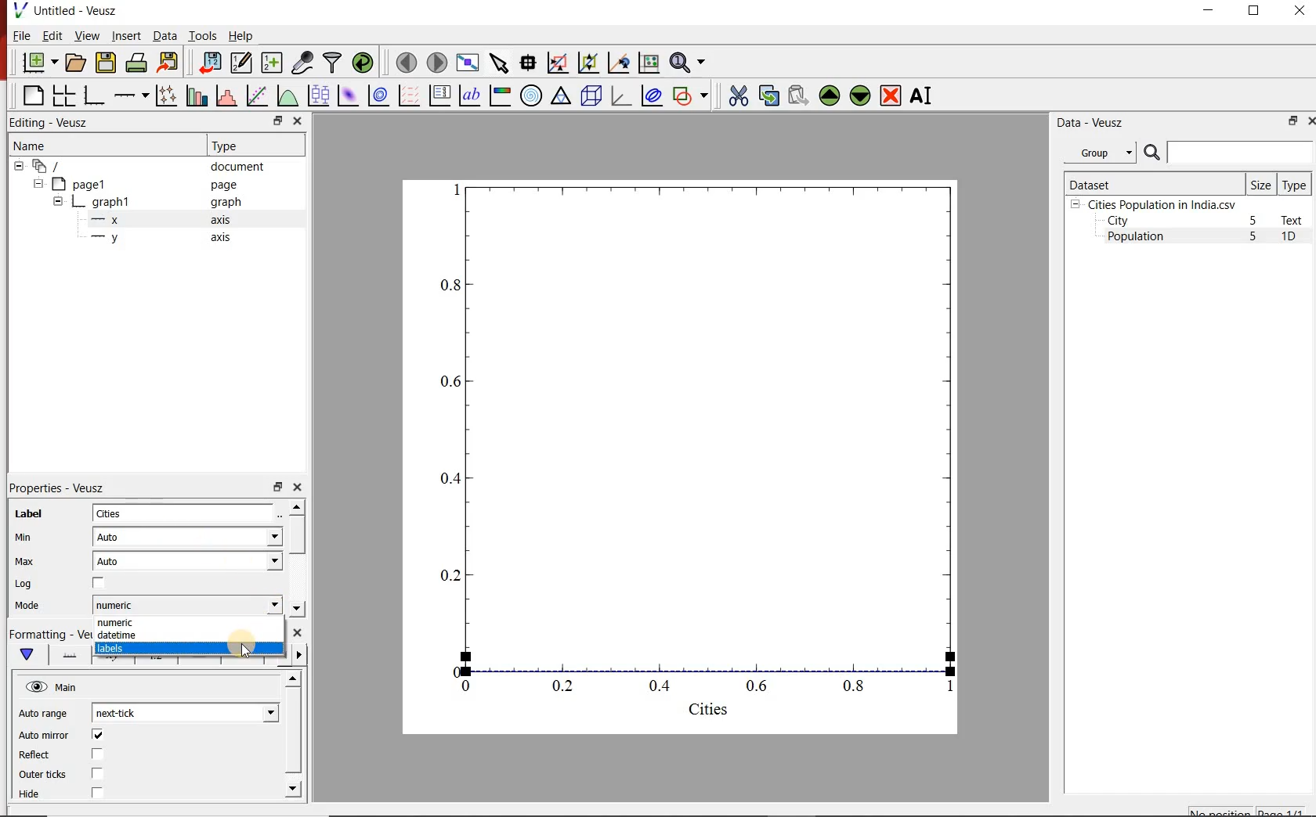 The image size is (1316, 817). I want to click on fit a function to data, so click(256, 95).